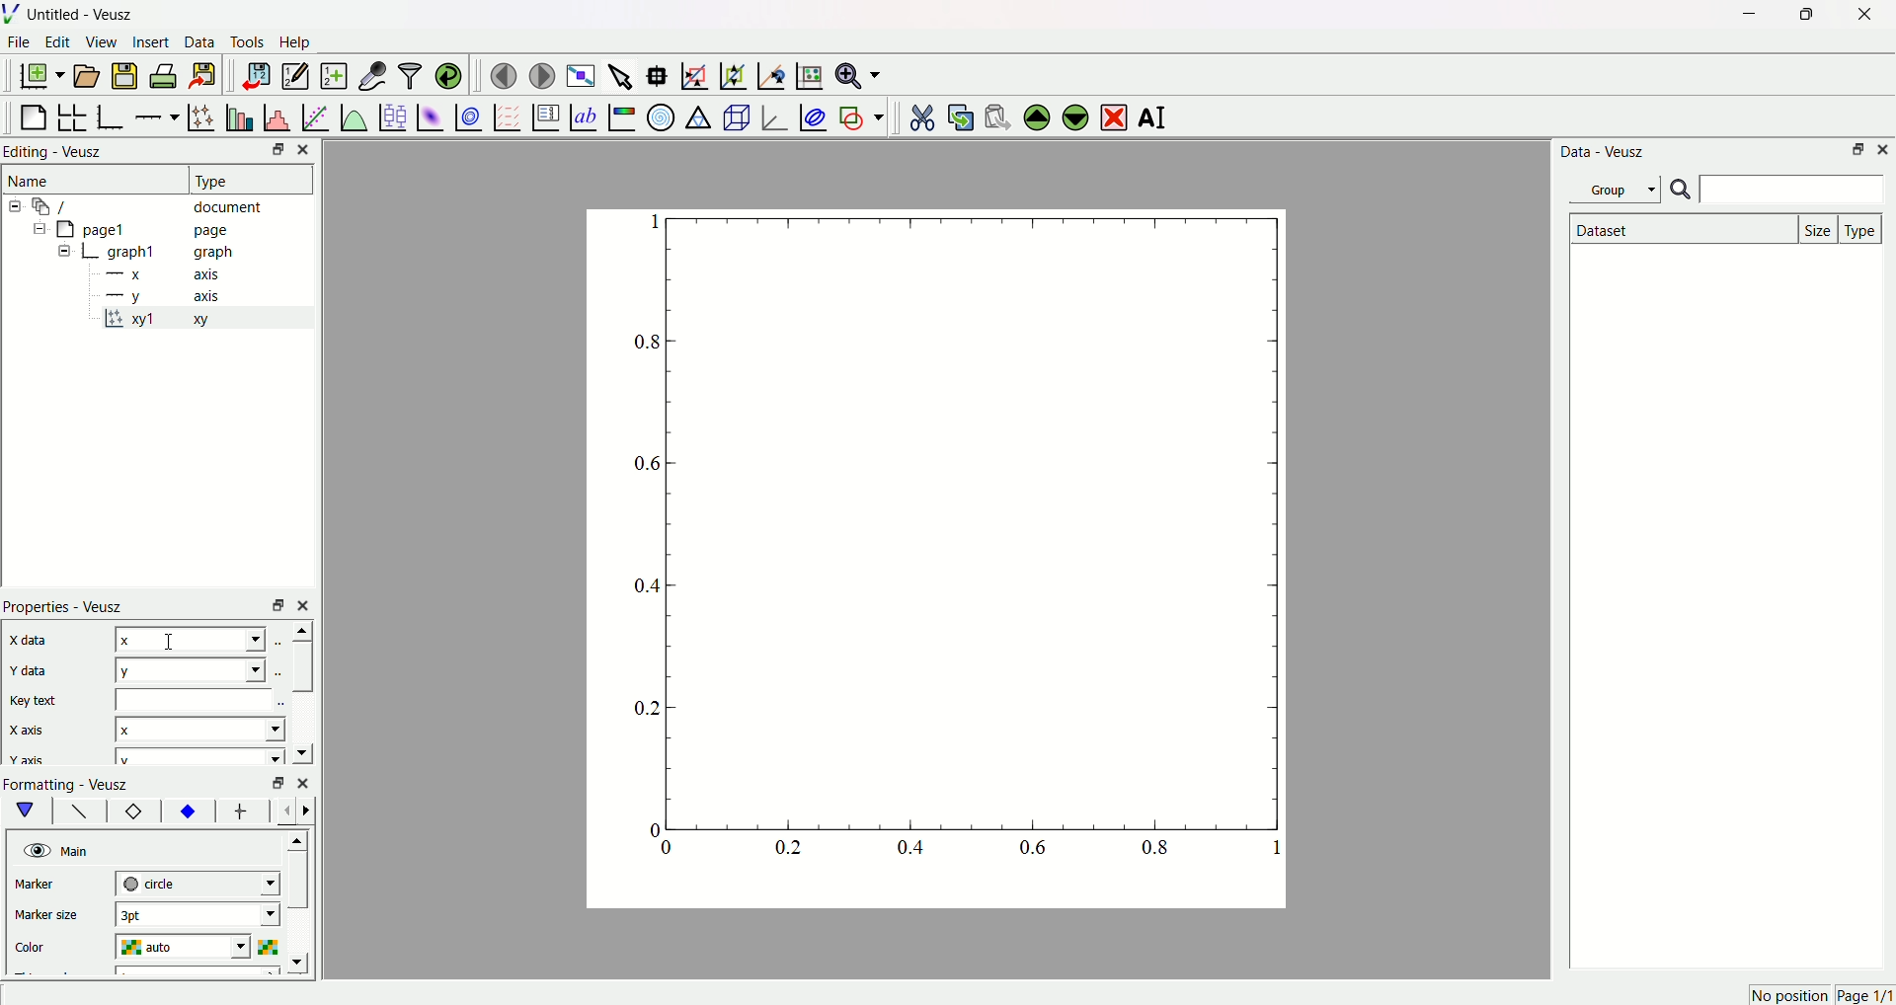 The image size is (1896, 1005). What do you see at coordinates (1787, 995) in the screenshot?
I see `no position` at bounding box center [1787, 995].